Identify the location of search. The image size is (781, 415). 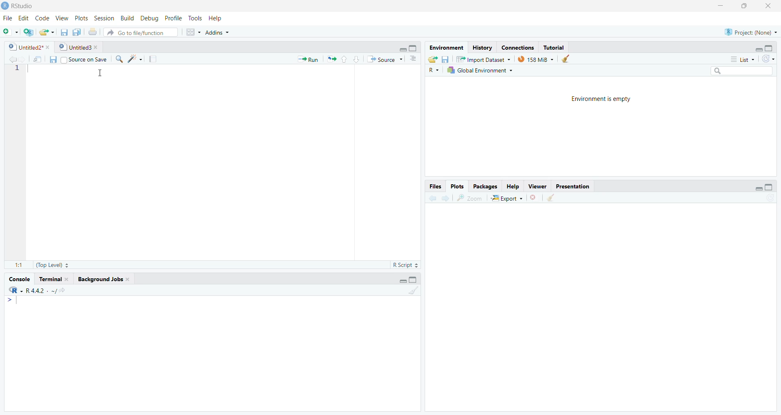
(740, 71).